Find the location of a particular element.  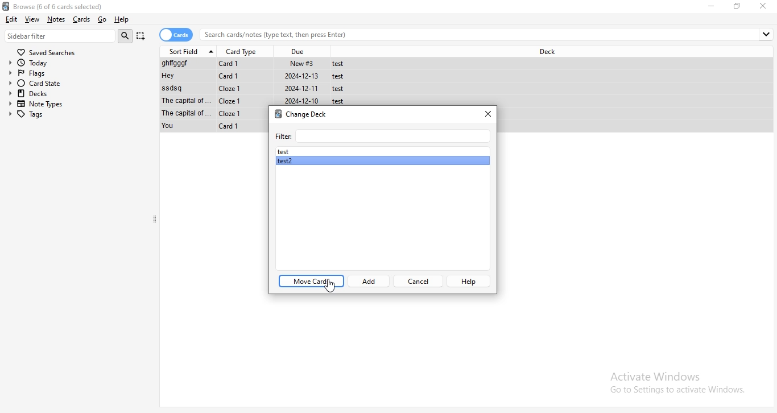

sort field is located at coordinates (190, 51).